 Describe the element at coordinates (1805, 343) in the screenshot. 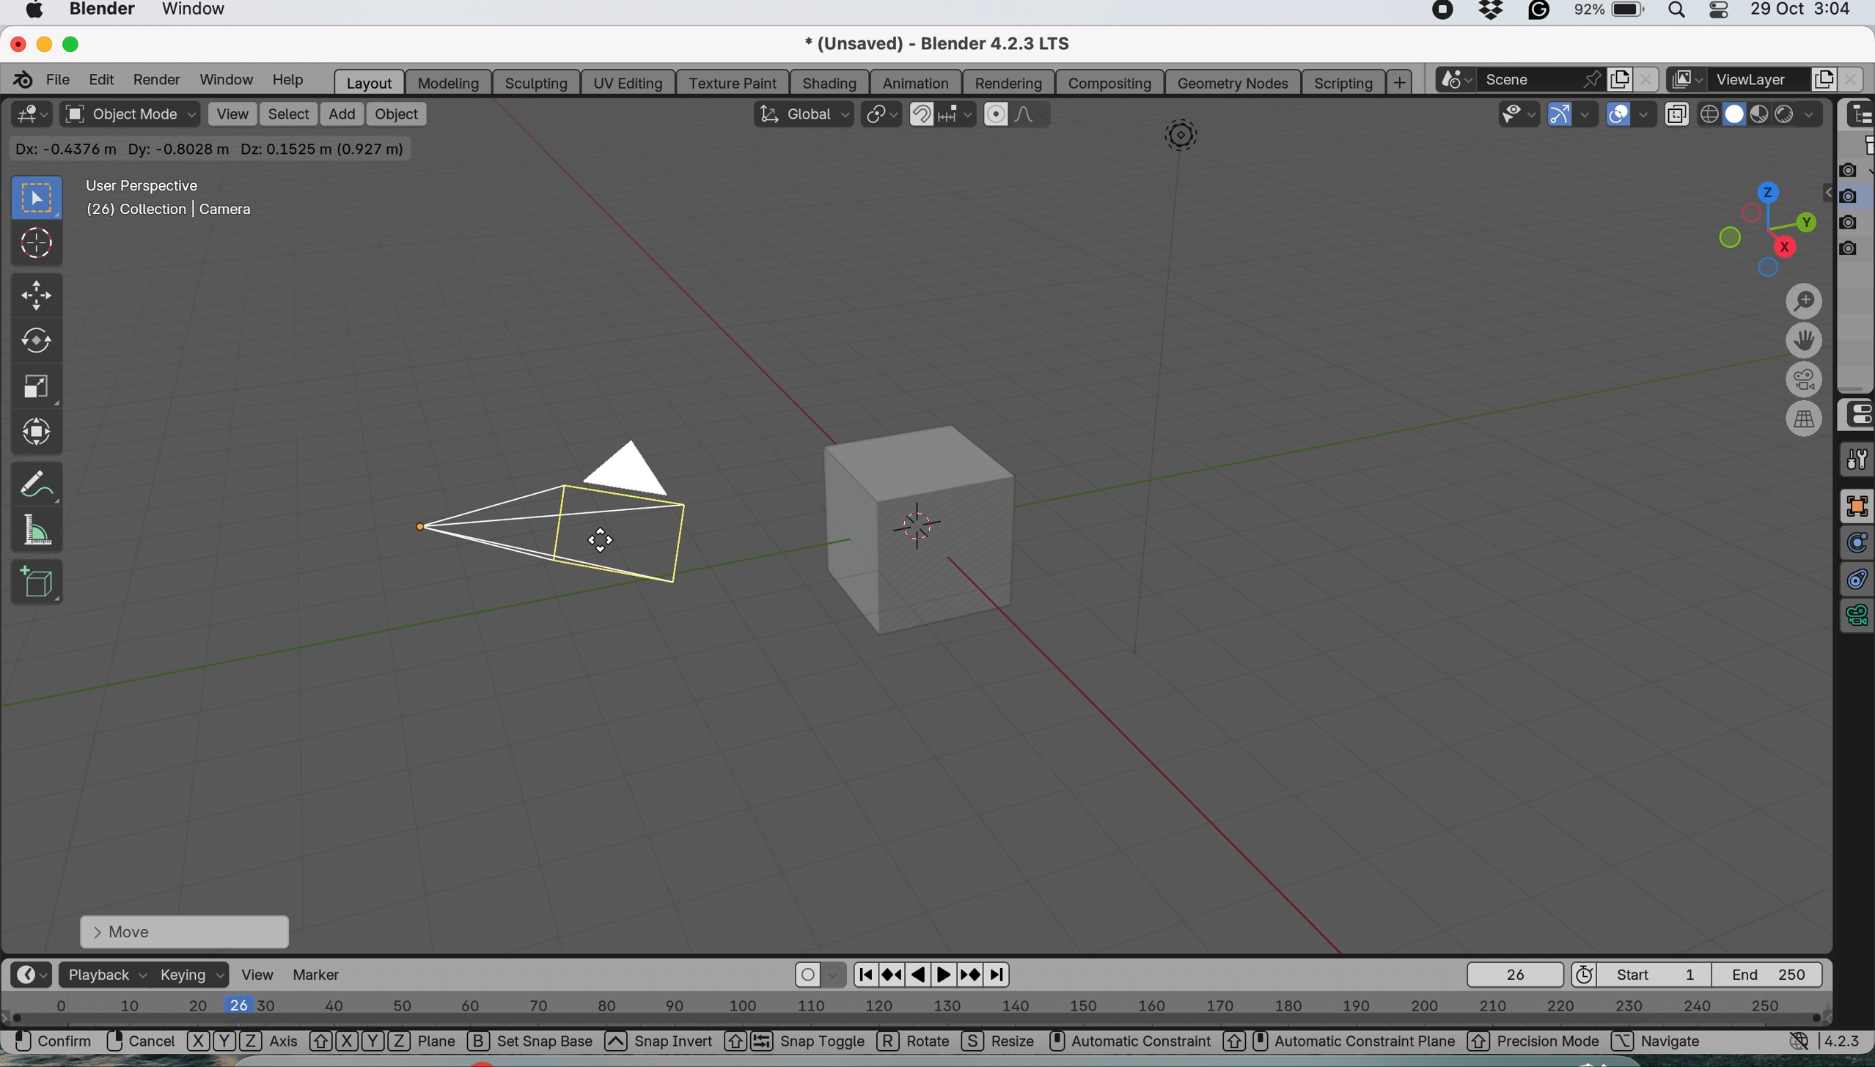

I see `move the view` at that location.